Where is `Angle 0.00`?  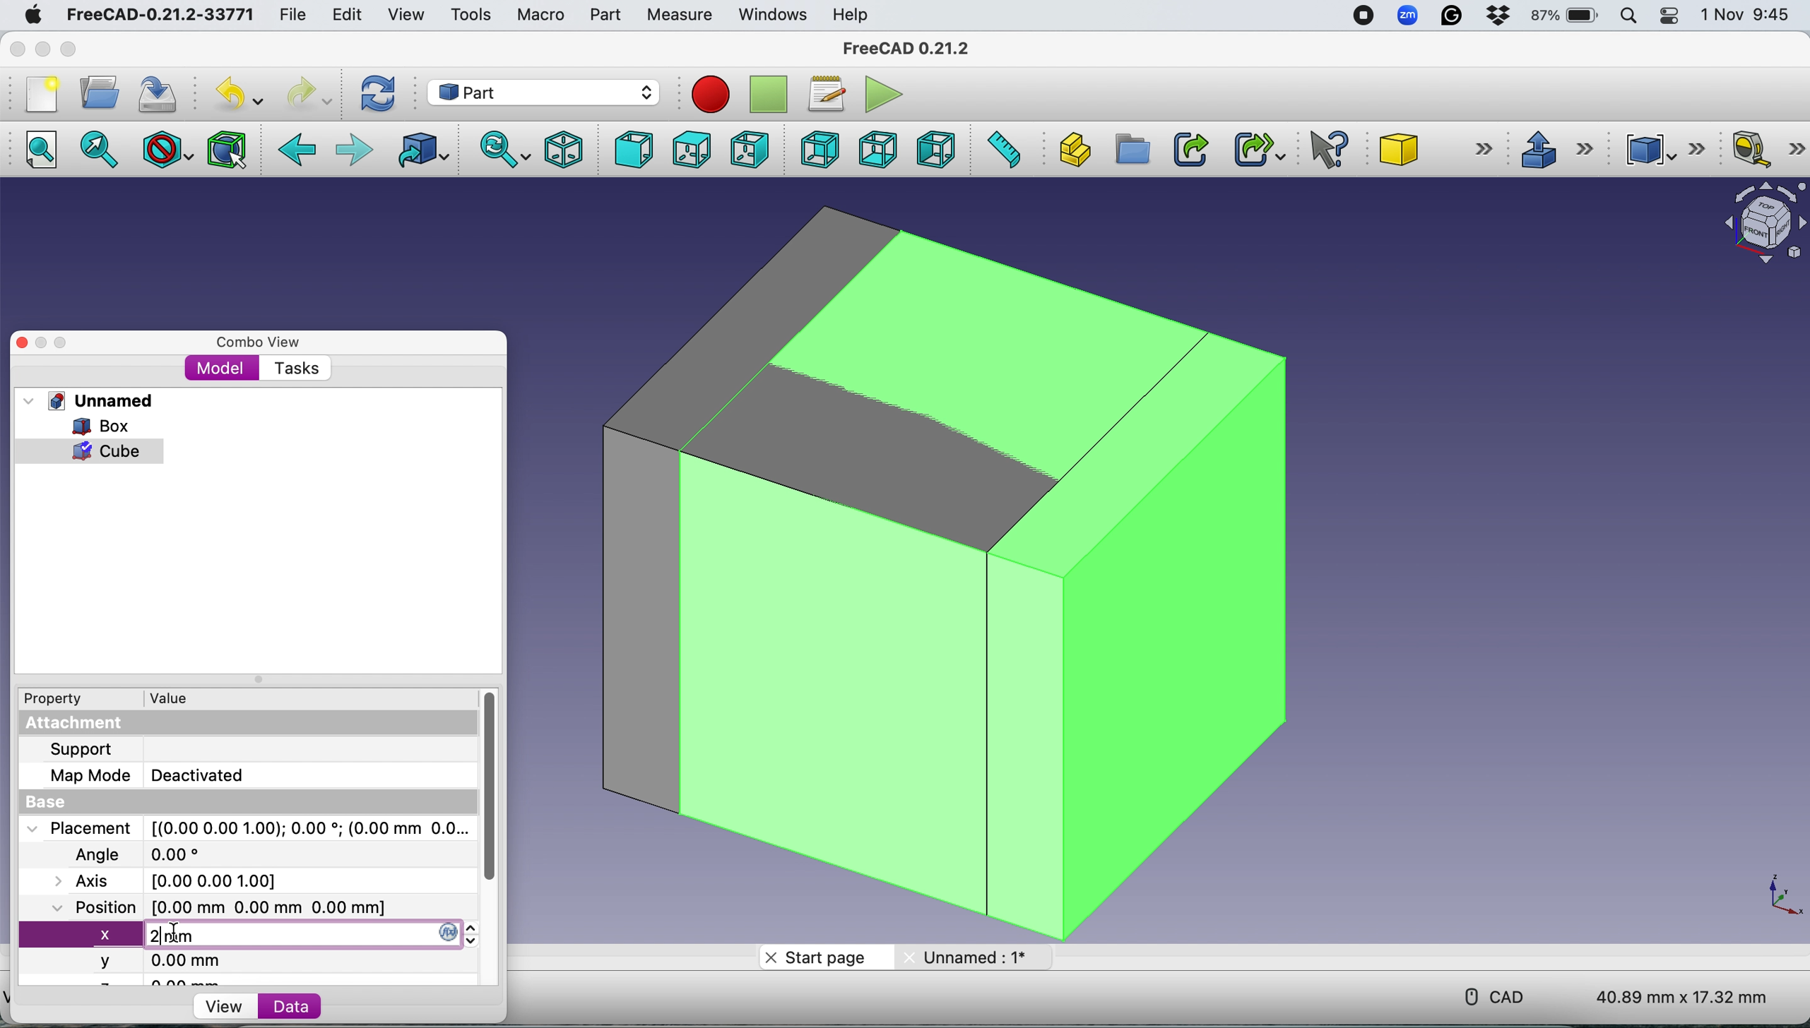
Angle 0.00 is located at coordinates (148, 856).